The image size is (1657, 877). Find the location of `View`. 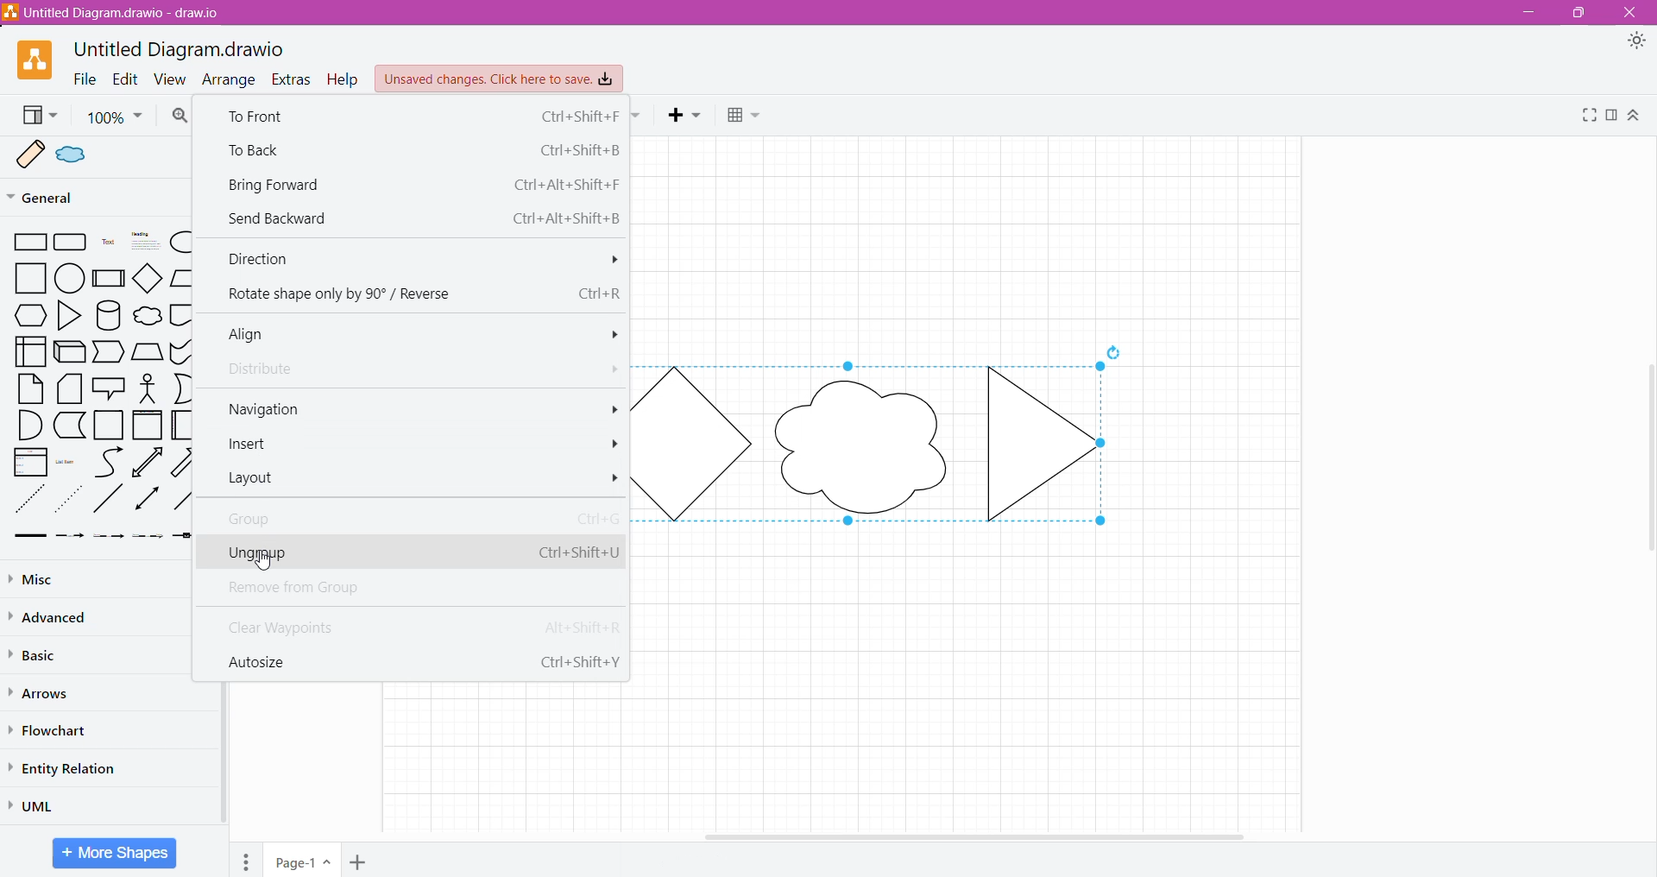

View is located at coordinates (171, 79).